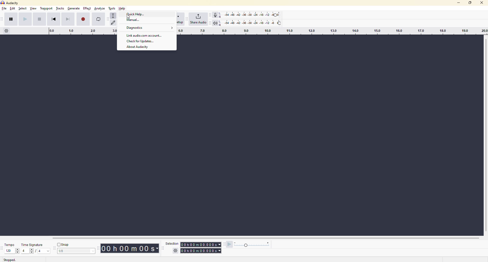 This screenshot has height=262, width=488. What do you see at coordinates (130, 248) in the screenshot?
I see `time` at bounding box center [130, 248].